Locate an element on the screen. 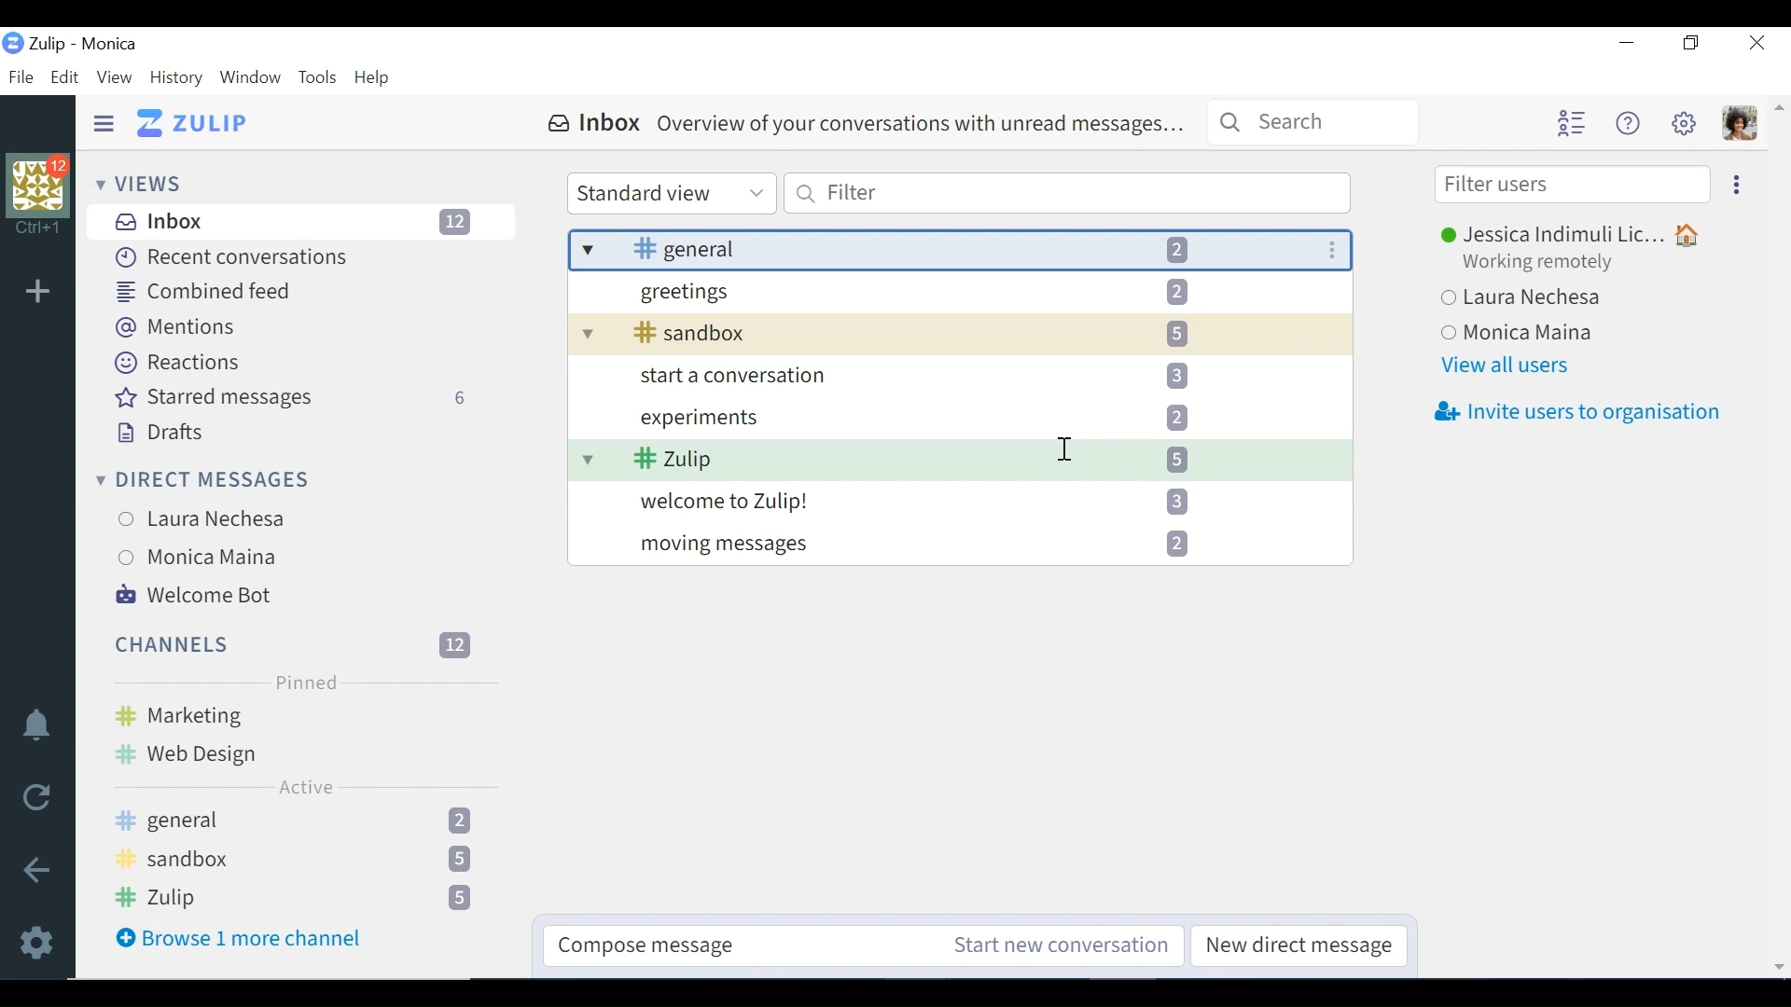  Go to Home View is located at coordinates (195, 122).